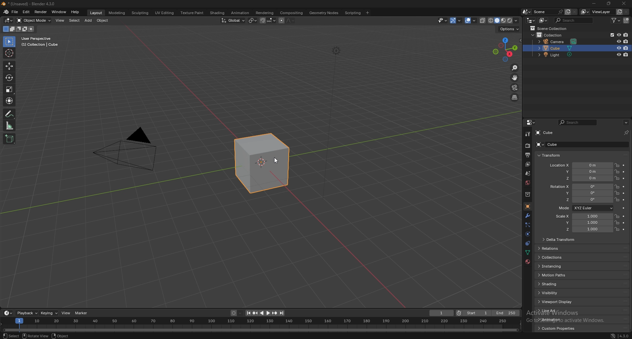 Image resolution: width=632 pixels, height=339 pixels. Describe the element at coordinates (617, 20) in the screenshot. I see `filter` at that location.